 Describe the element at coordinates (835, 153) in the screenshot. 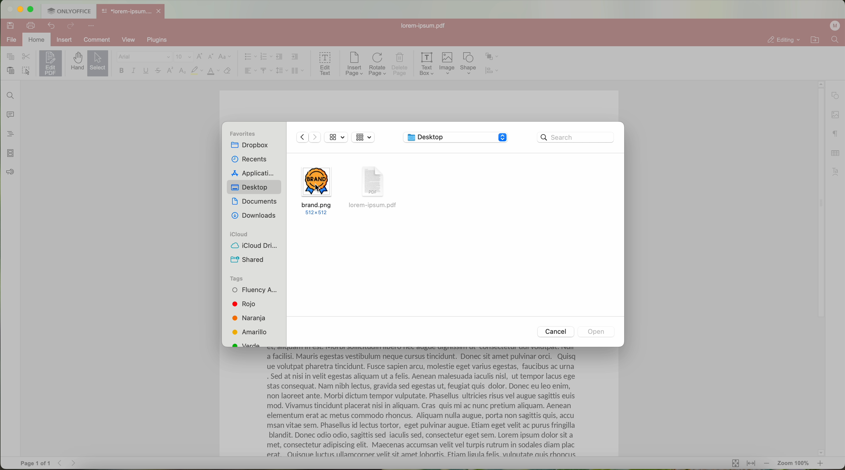

I see `table settings` at that location.